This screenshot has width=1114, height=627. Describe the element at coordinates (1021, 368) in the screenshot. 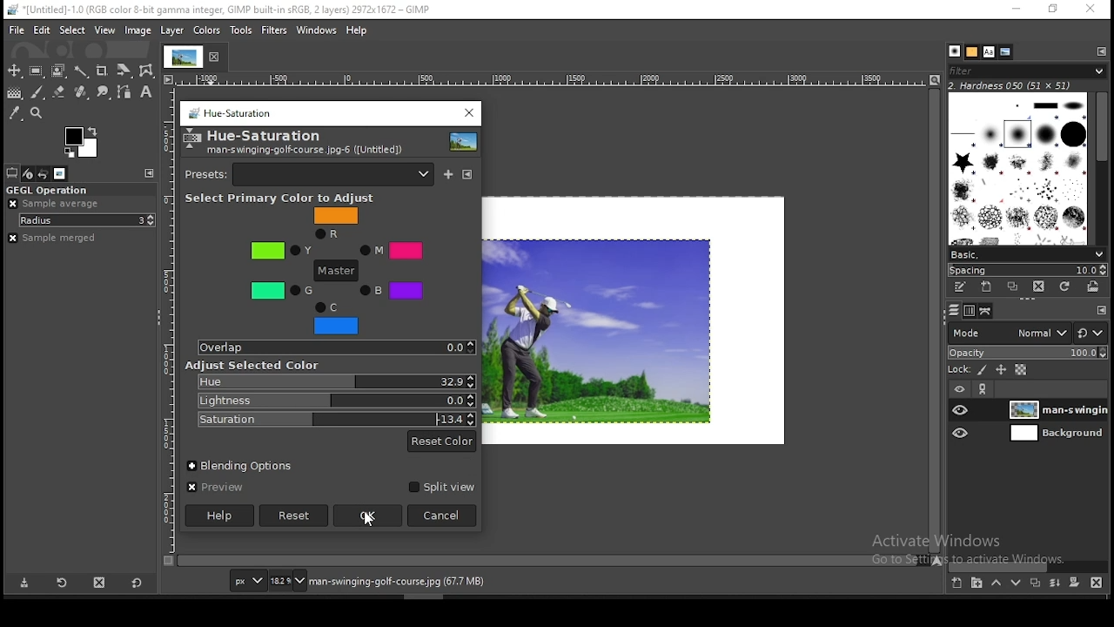

I see `lock alpha channel` at that location.